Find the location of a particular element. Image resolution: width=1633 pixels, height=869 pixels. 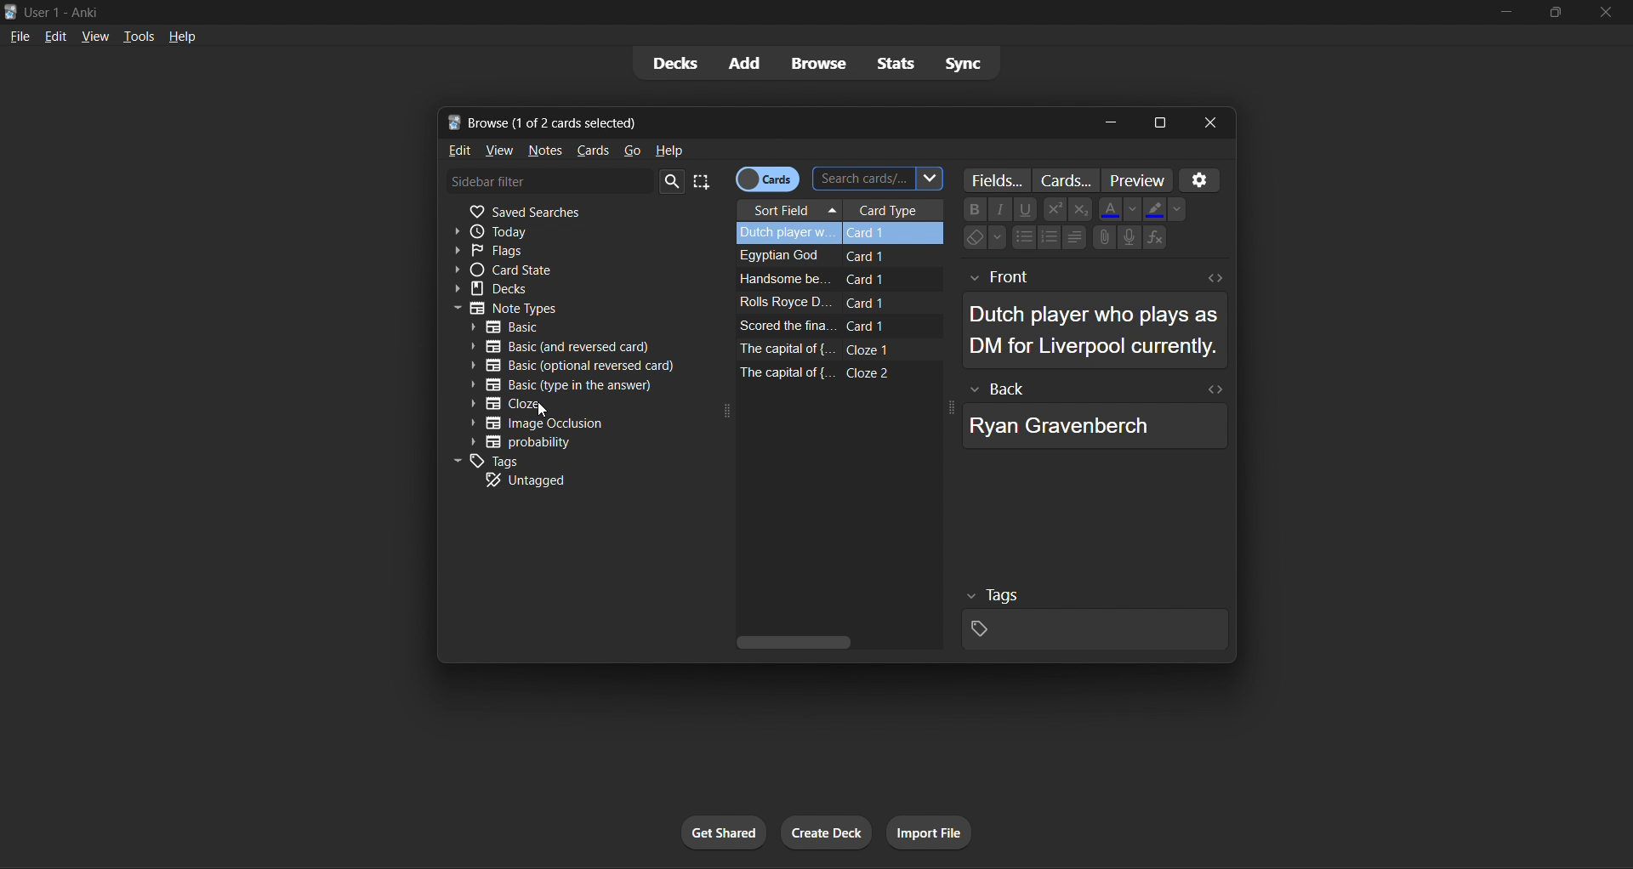

minimize is located at coordinates (1109, 122).